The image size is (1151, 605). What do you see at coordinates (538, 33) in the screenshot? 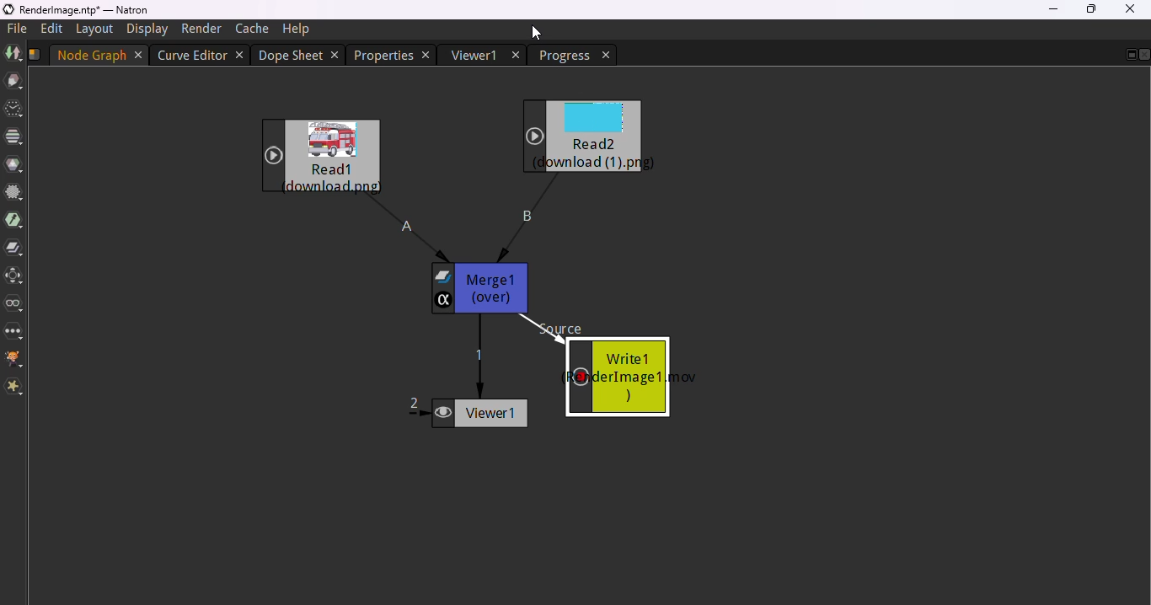
I see `cursor` at bounding box center [538, 33].